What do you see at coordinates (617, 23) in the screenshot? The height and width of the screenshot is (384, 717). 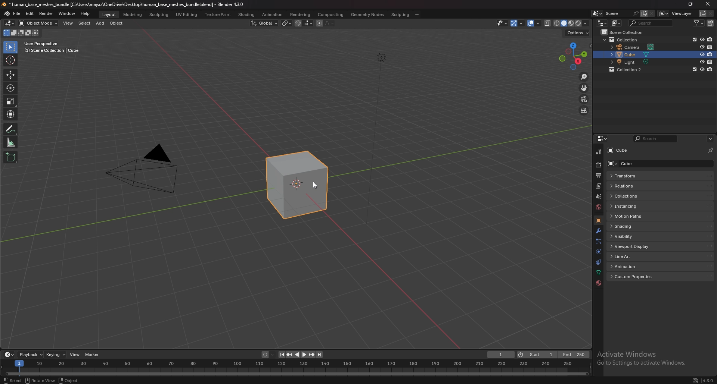 I see `display mode` at bounding box center [617, 23].